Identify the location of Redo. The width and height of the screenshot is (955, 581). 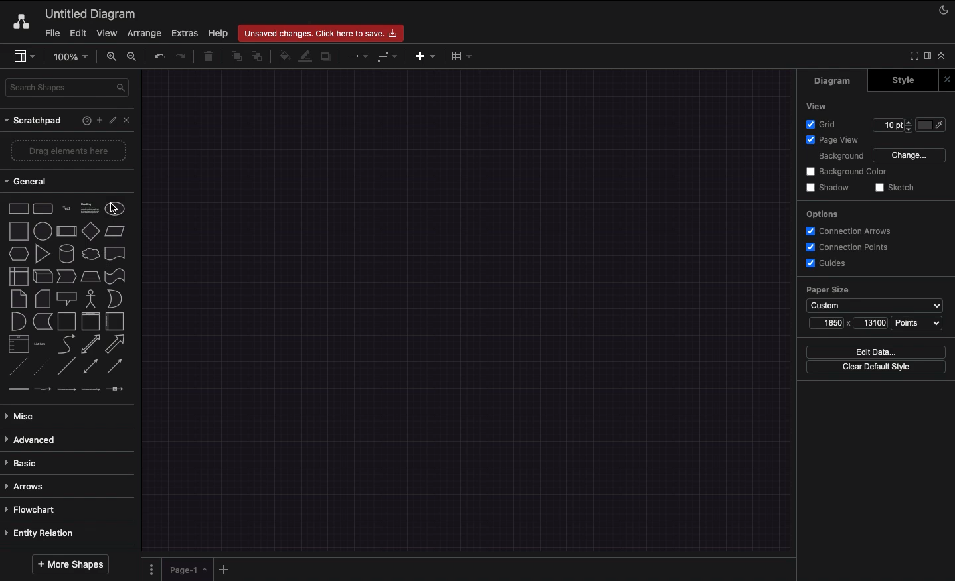
(180, 57).